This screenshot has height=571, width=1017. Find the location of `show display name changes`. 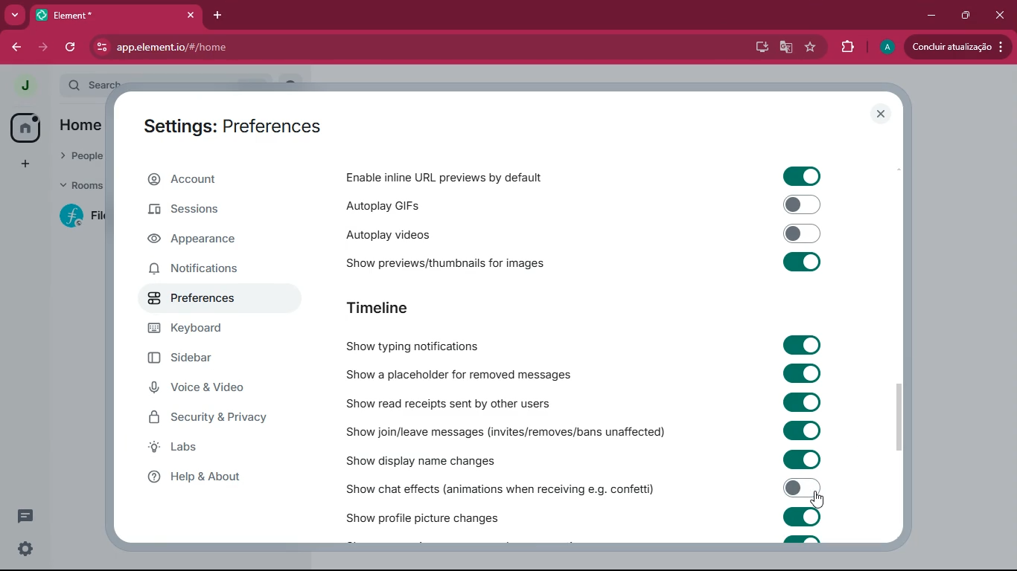

show display name changes is located at coordinates (437, 460).